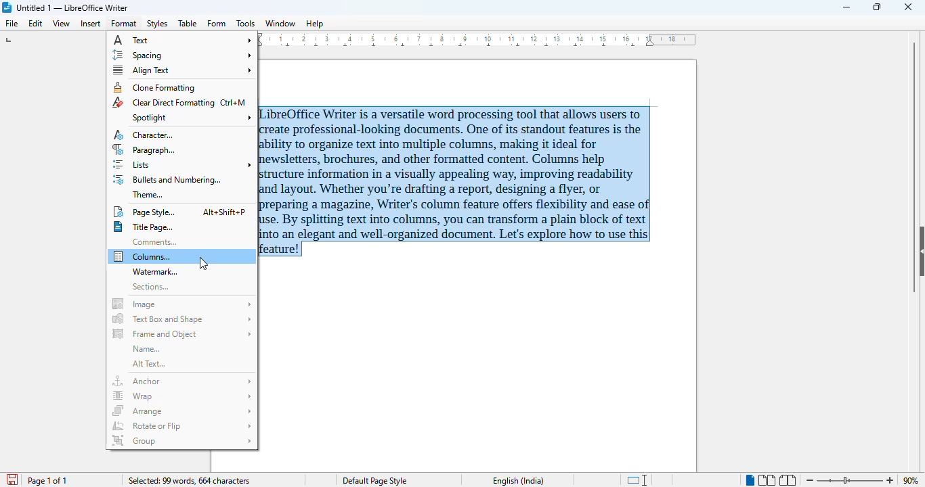  I want to click on save document, so click(11, 478).